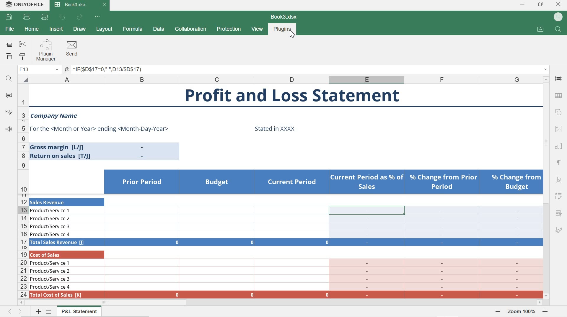 The width and height of the screenshot is (567, 317). Describe the element at coordinates (51, 211) in the screenshot. I see `Product/Service 1` at that location.